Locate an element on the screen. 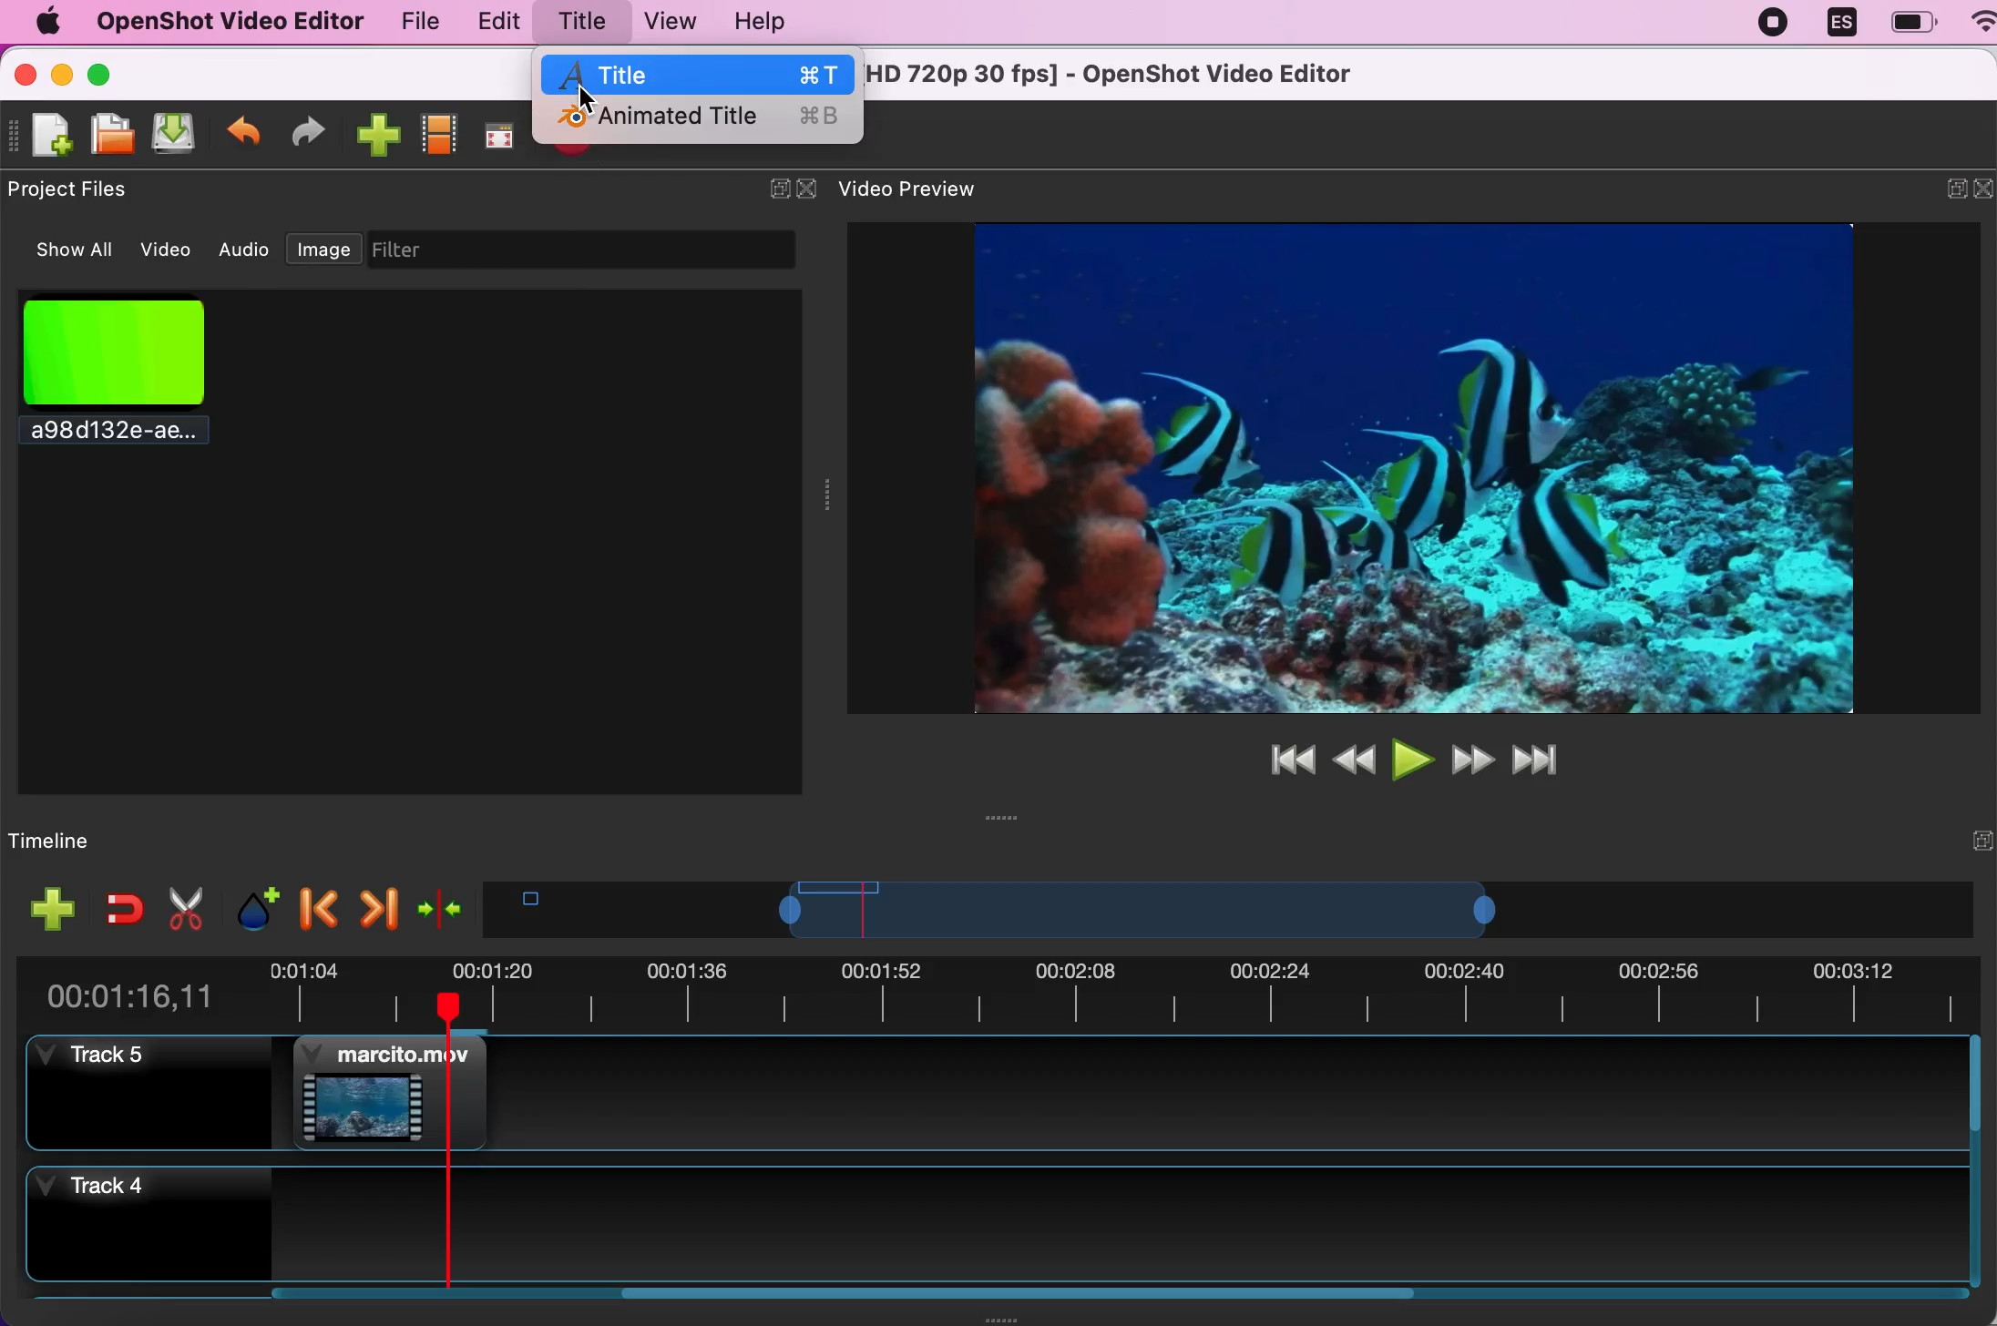  view is located at coordinates (669, 21).